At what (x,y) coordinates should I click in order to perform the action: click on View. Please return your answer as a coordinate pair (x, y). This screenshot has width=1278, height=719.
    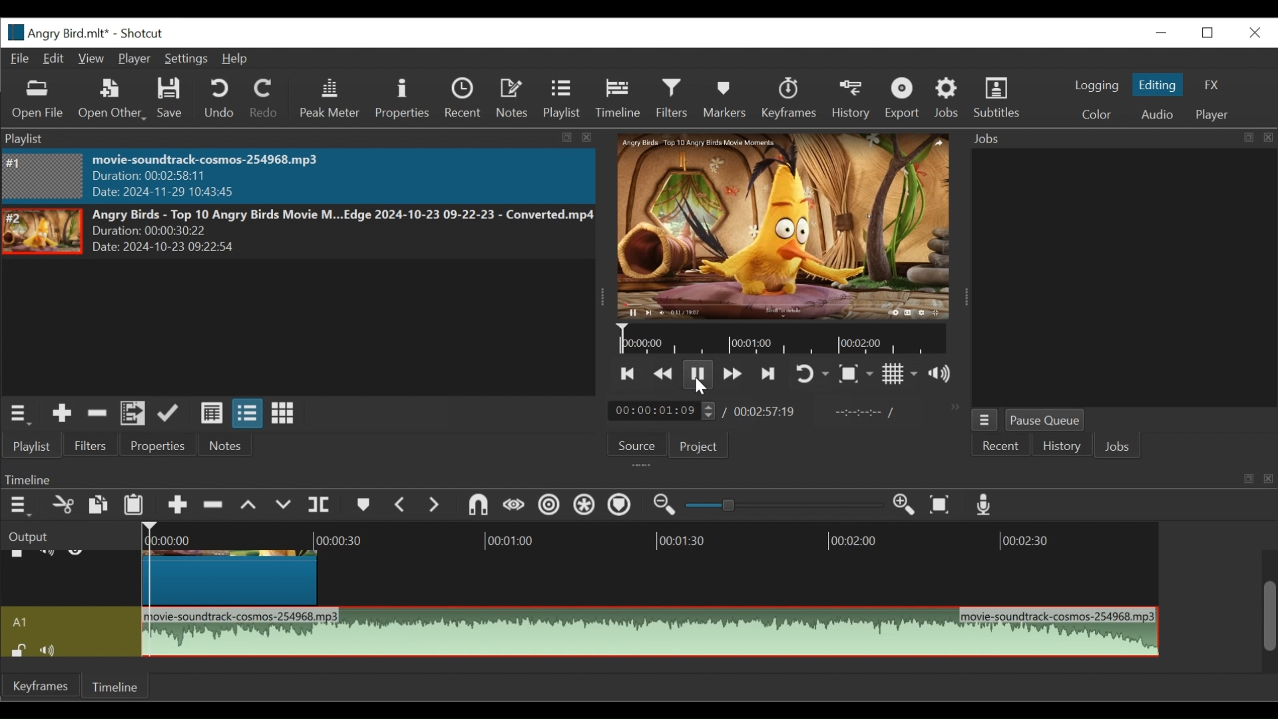
    Looking at the image, I should click on (91, 58).